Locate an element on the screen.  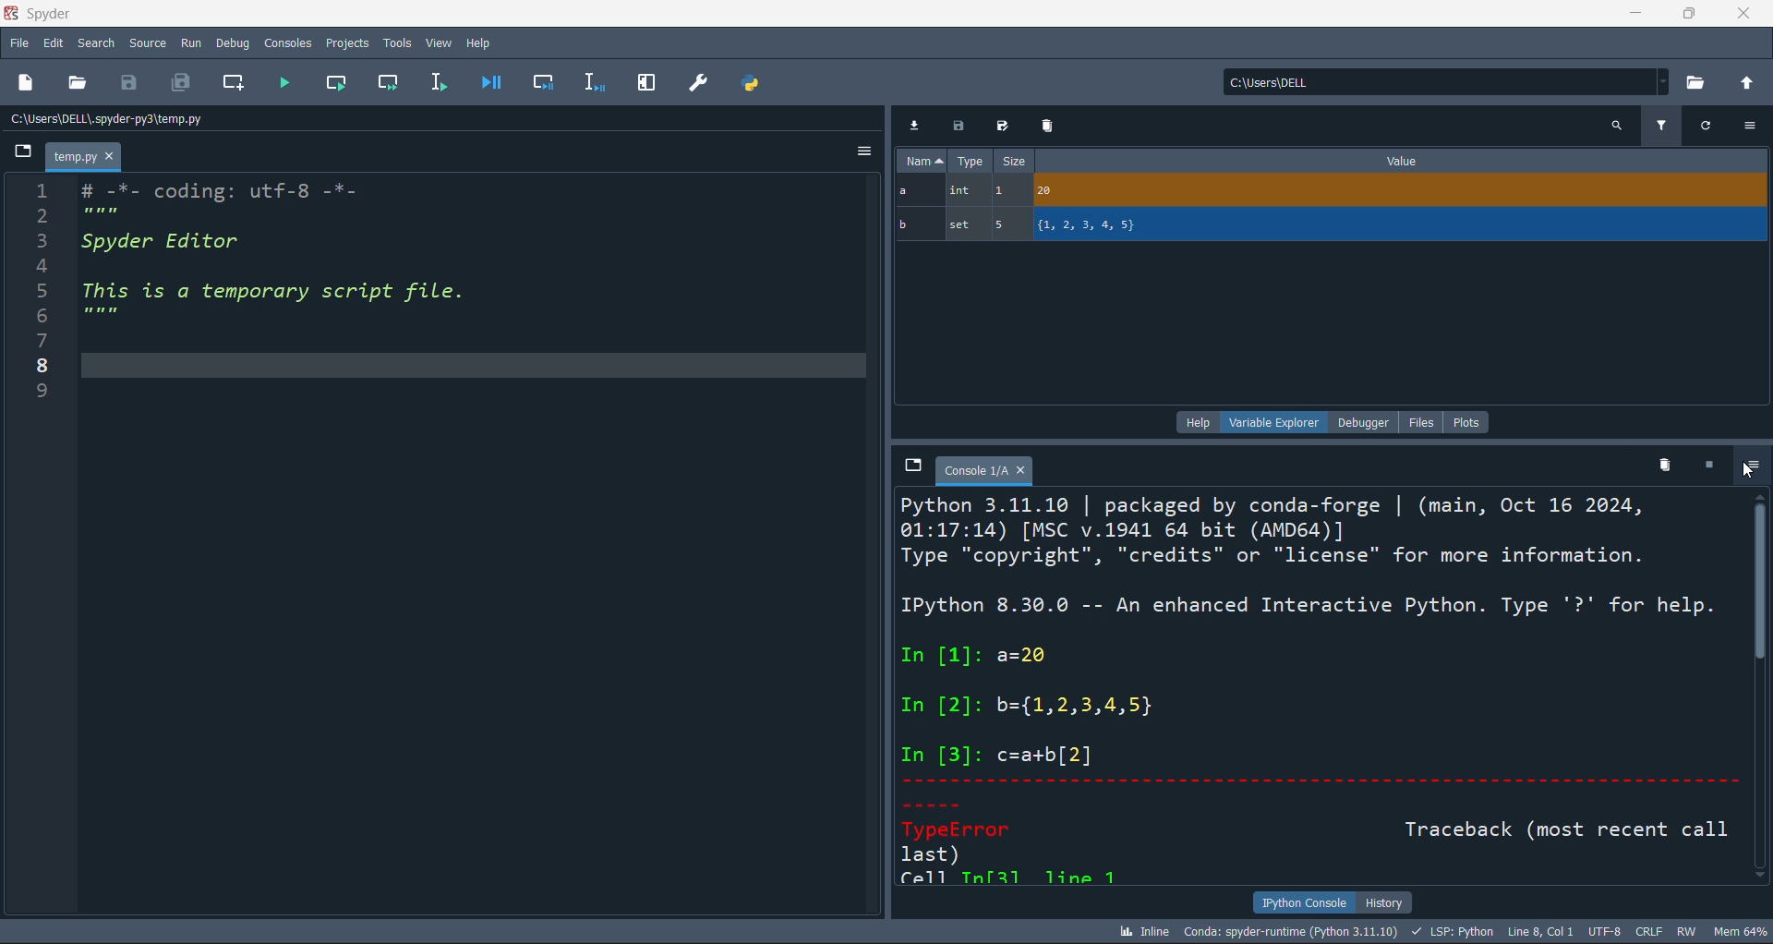
expand pane is located at coordinates (646, 83).